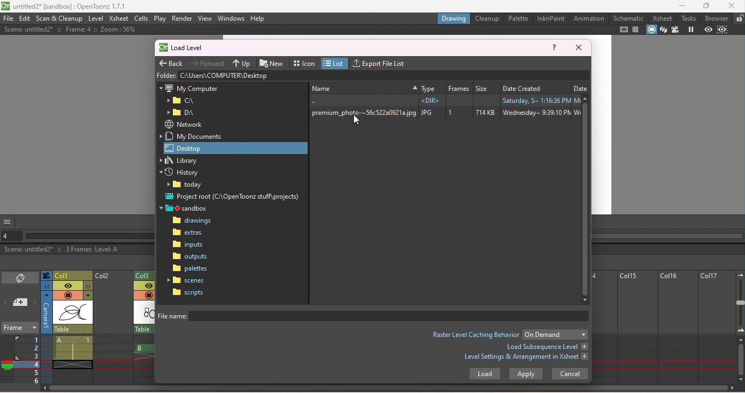  Describe the element at coordinates (89, 236) in the screenshot. I see `Horizontal scroll bar` at that location.